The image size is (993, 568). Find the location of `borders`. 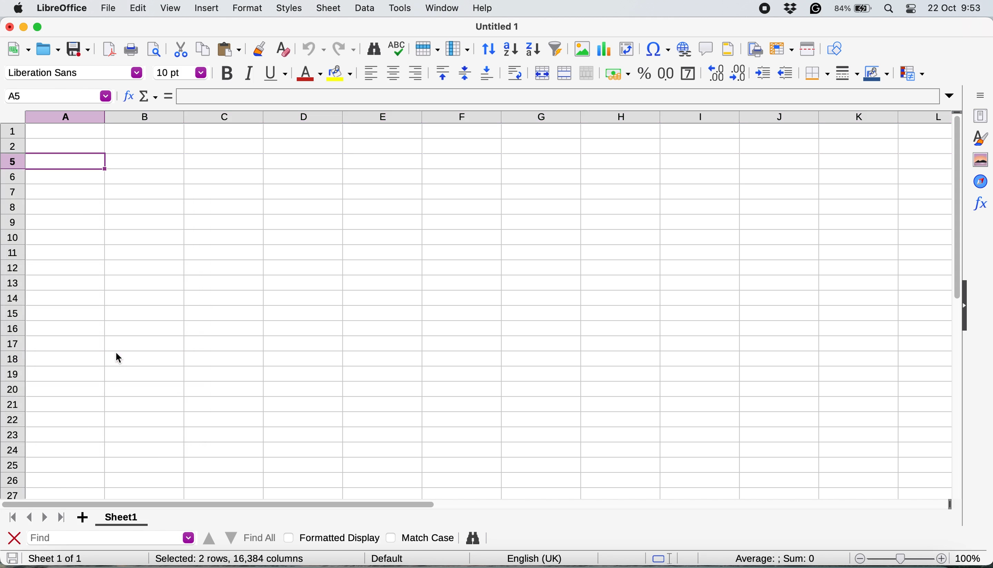

borders is located at coordinates (816, 73).